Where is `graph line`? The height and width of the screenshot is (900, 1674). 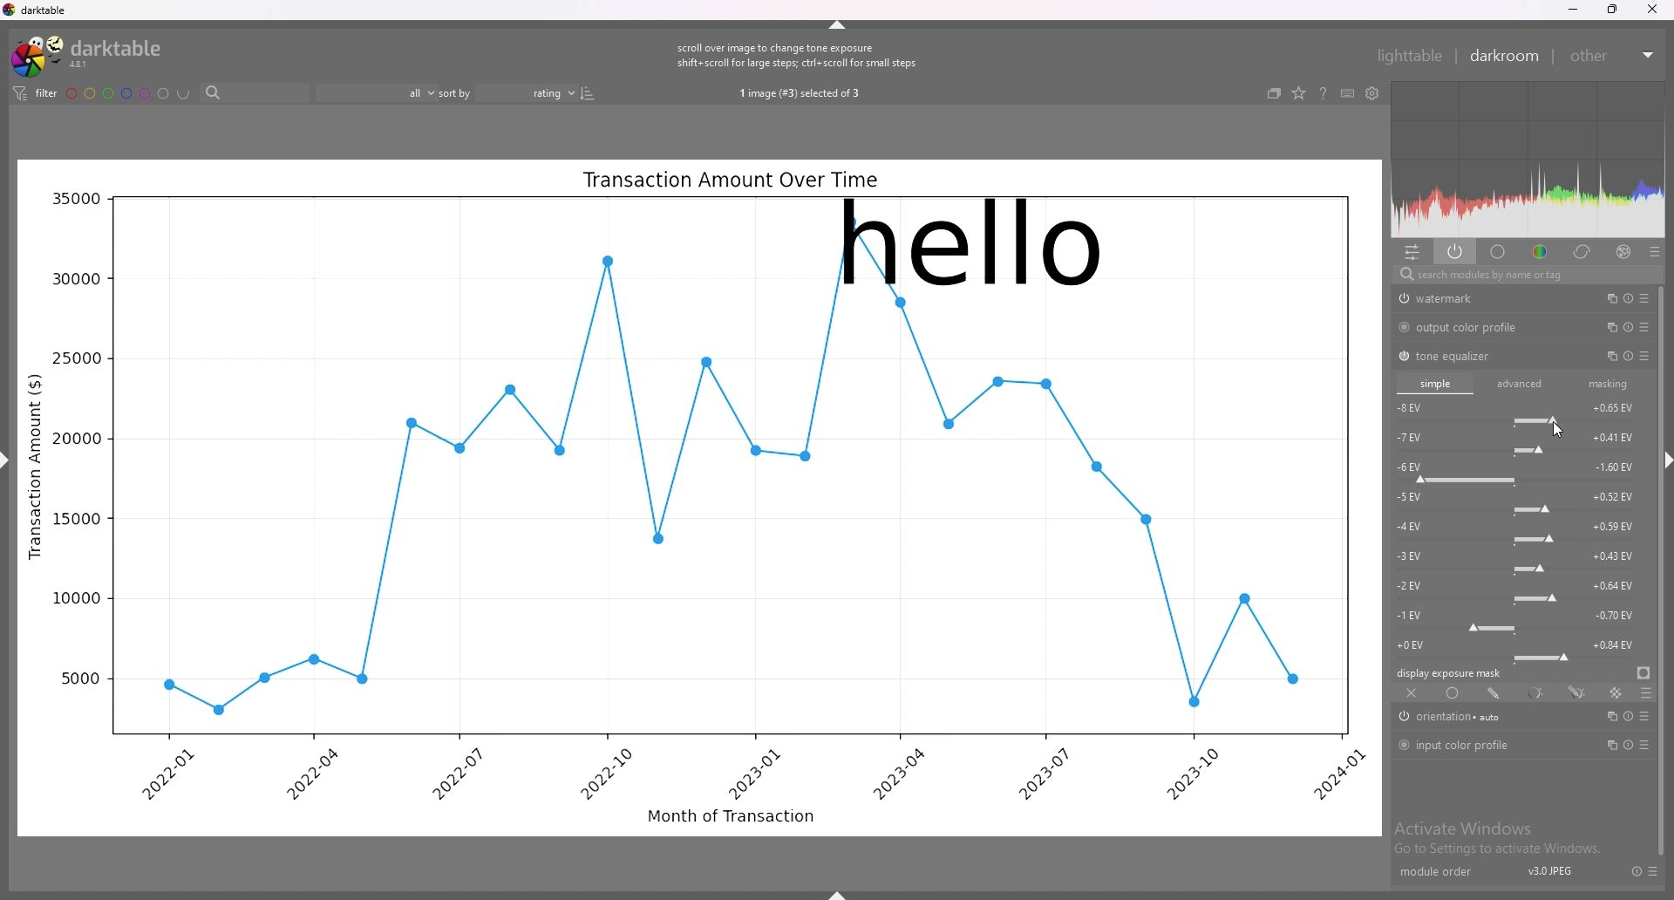
graph line is located at coordinates (736, 513).